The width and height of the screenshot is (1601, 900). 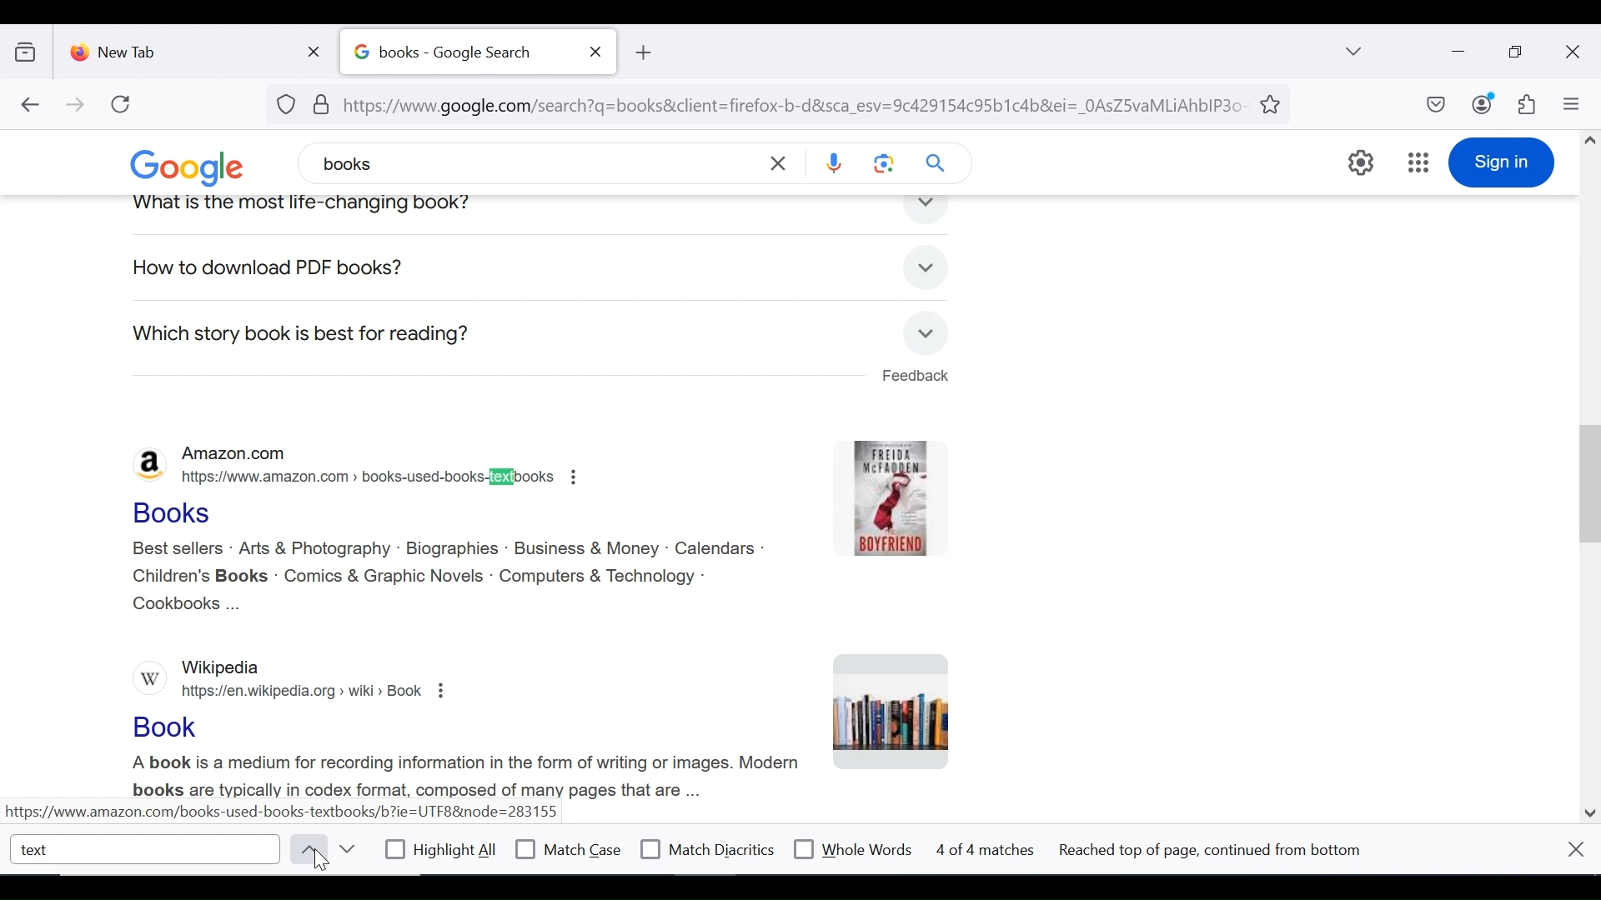 What do you see at coordinates (914, 377) in the screenshot?
I see `fedback` at bounding box center [914, 377].